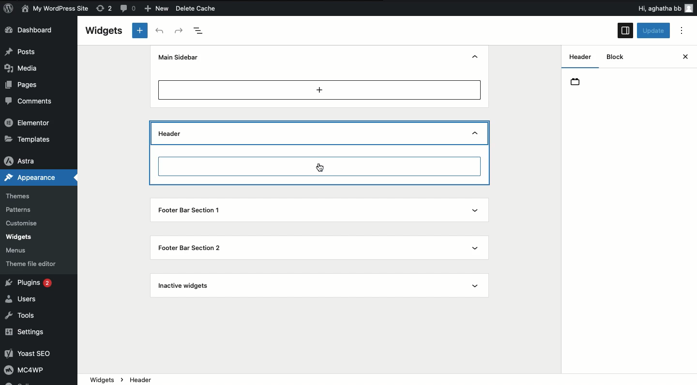 This screenshot has height=385, width=697. What do you see at coordinates (30, 101) in the screenshot?
I see `Comments` at bounding box center [30, 101].